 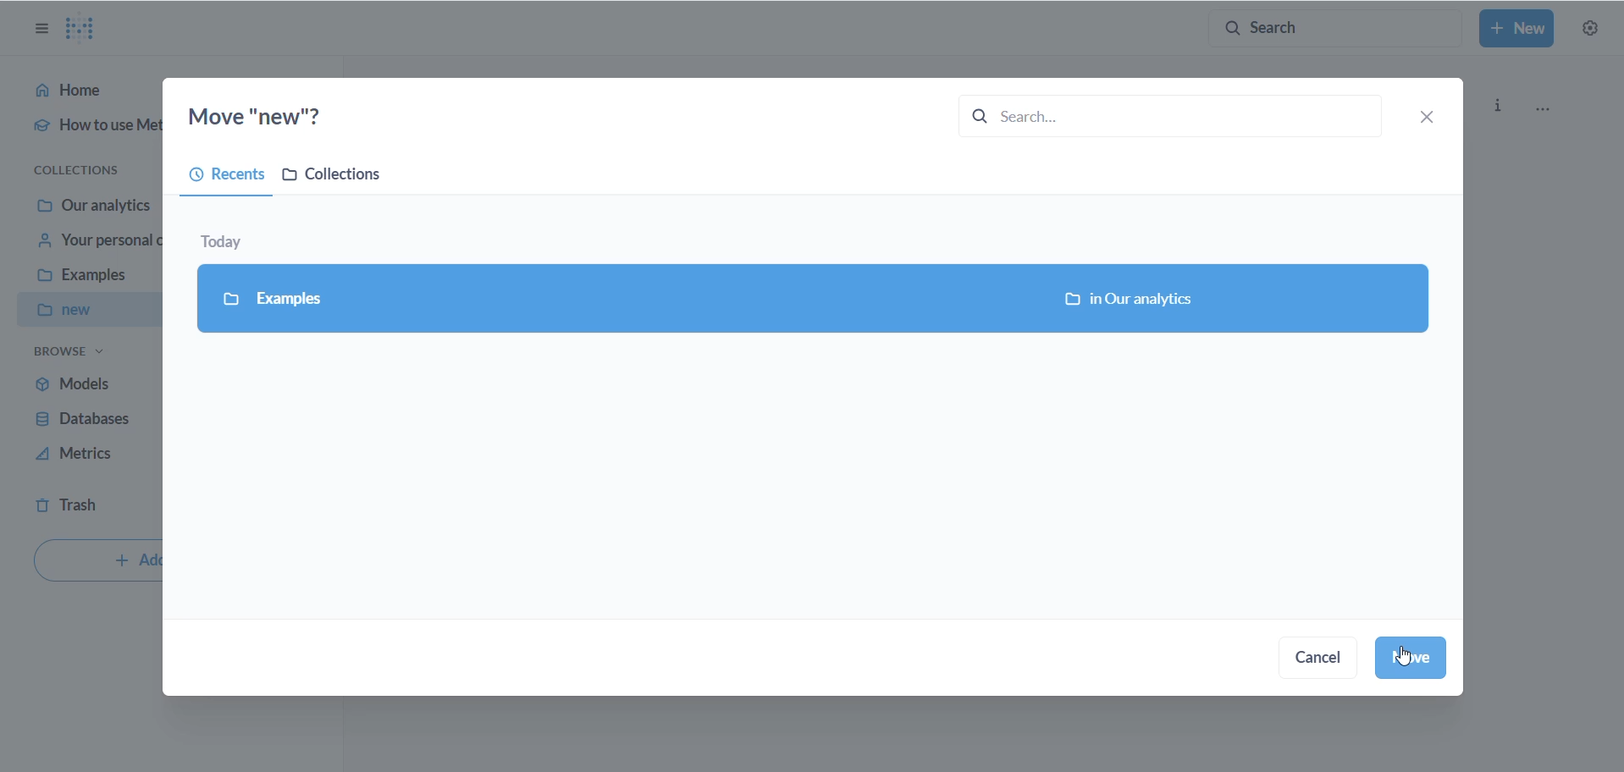 I want to click on our analytics , so click(x=95, y=206).